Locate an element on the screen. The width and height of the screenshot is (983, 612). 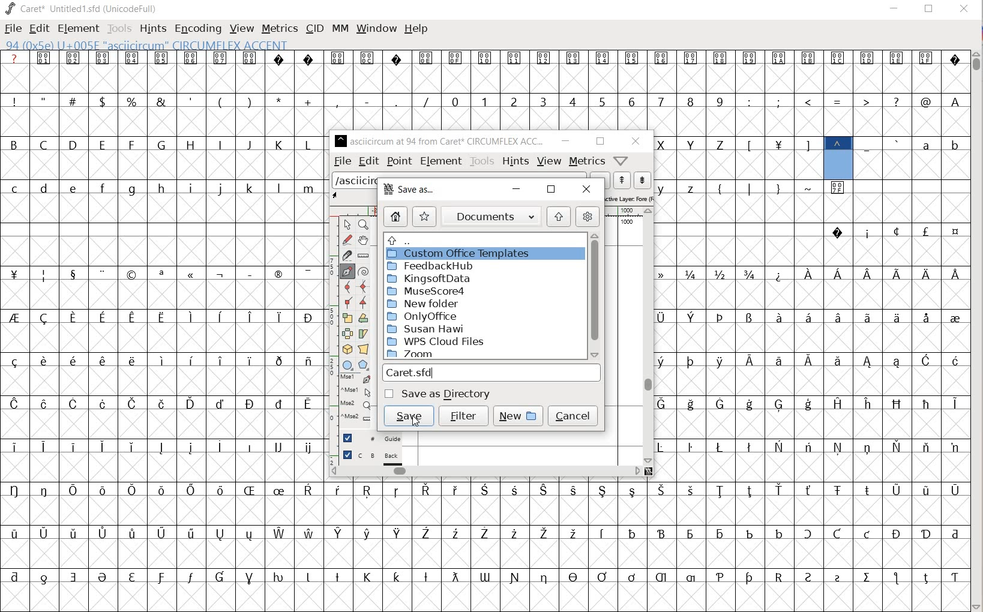
flip the selection is located at coordinates (347, 334).